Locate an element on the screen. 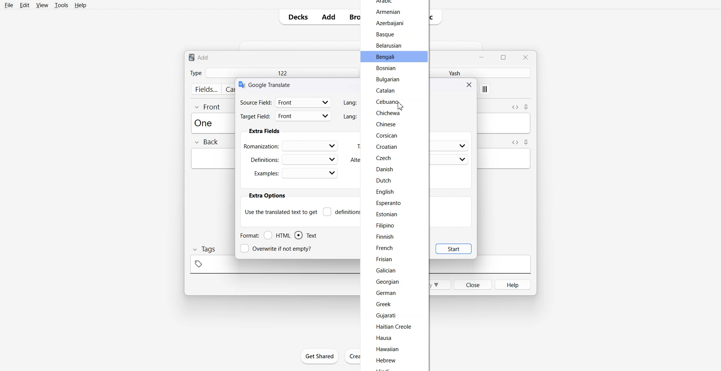  dropdown is located at coordinates (463, 160).